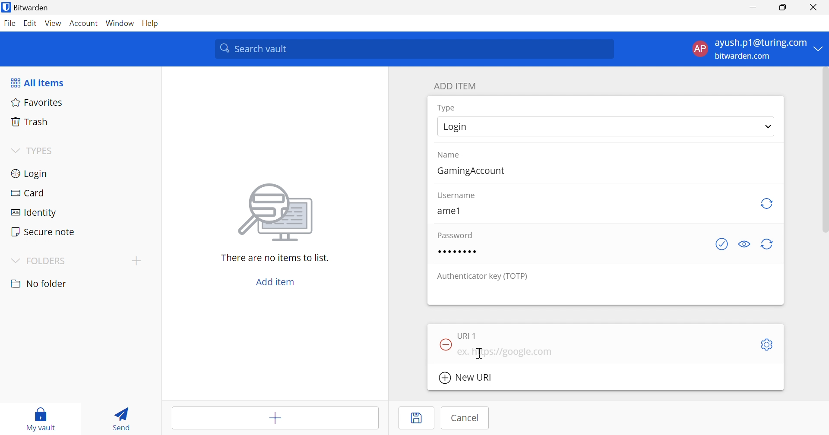  Describe the element at coordinates (769, 126) in the screenshot. I see `Drop Down` at that location.